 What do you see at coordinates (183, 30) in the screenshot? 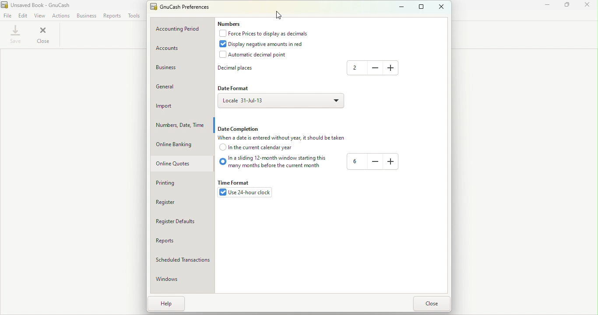
I see `Accounting period` at bounding box center [183, 30].